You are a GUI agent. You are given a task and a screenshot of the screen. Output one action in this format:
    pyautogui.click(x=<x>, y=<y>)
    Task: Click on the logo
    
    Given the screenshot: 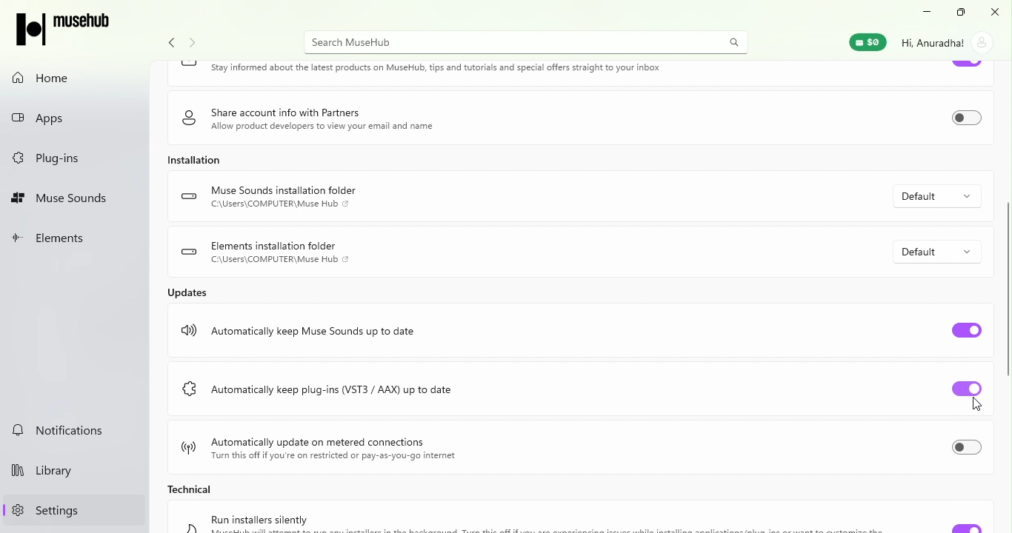 What is the action you would take?
    pyautogui.click(x=189, y=117)
    